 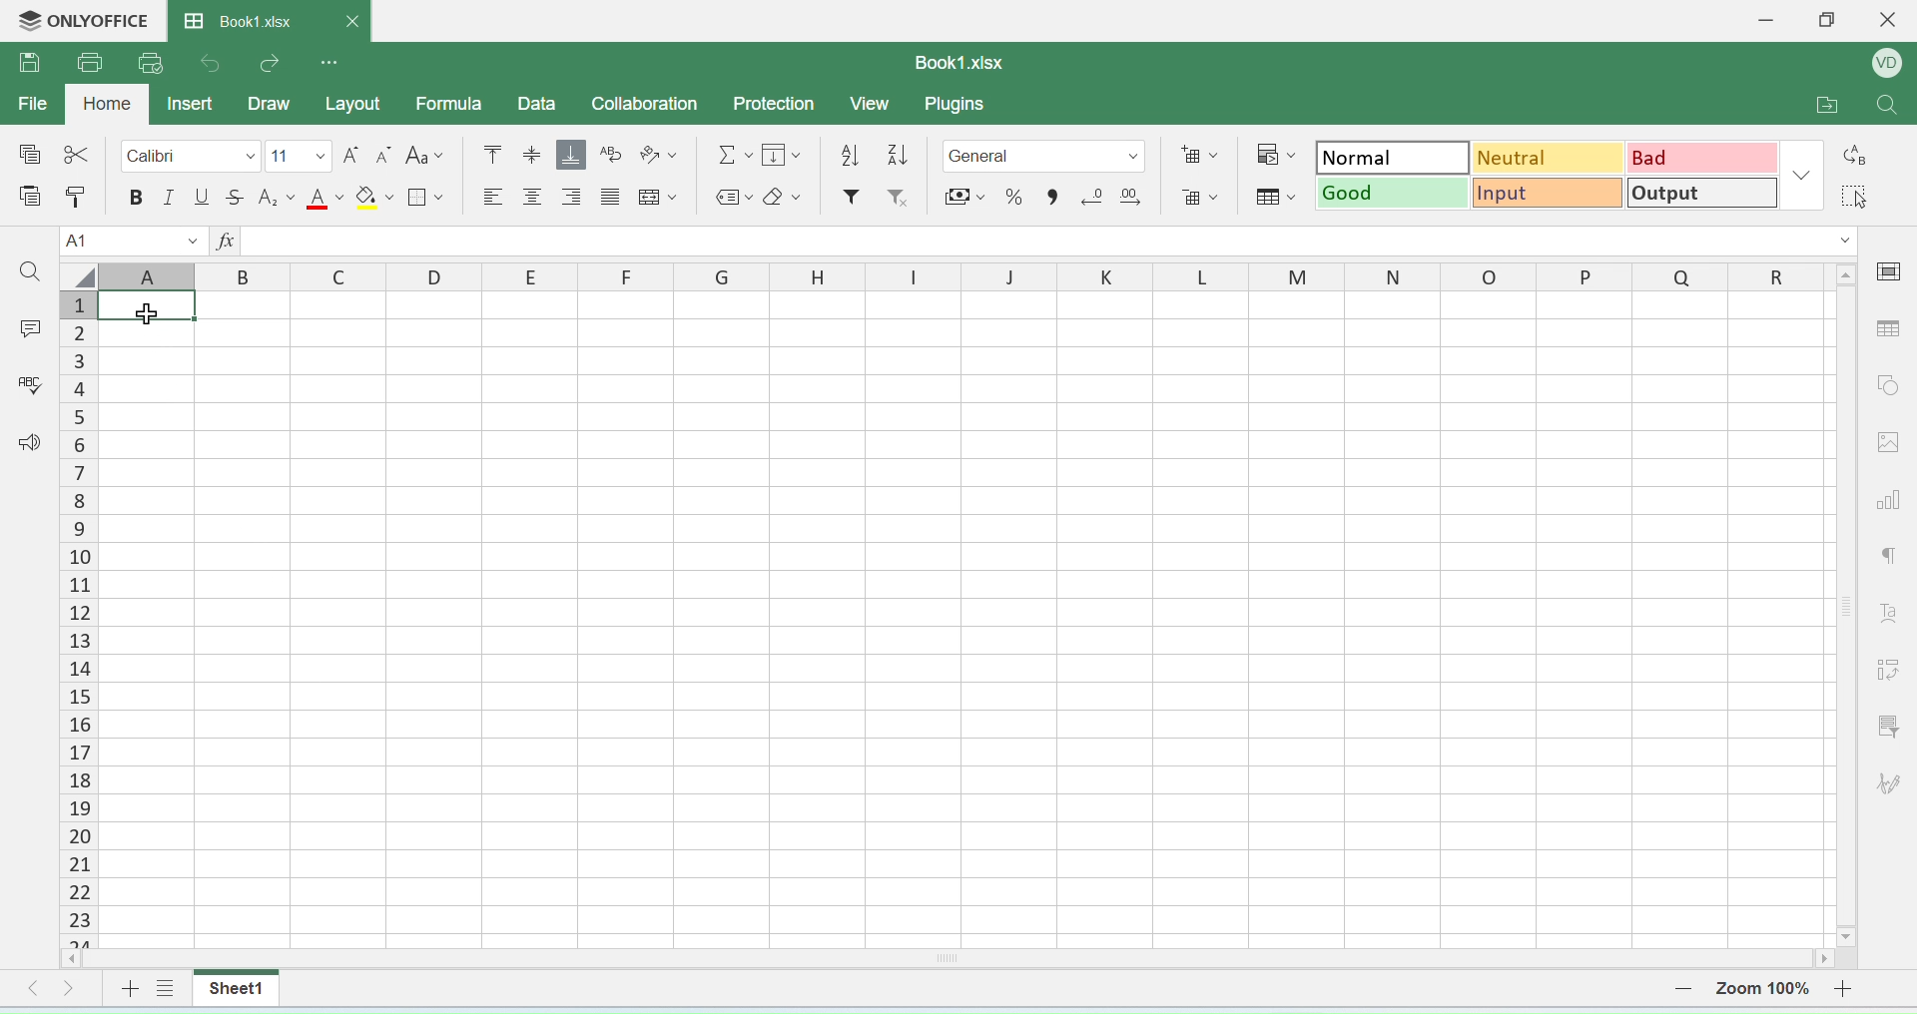 I want to click on add sheet, so click(x=128, y=993).